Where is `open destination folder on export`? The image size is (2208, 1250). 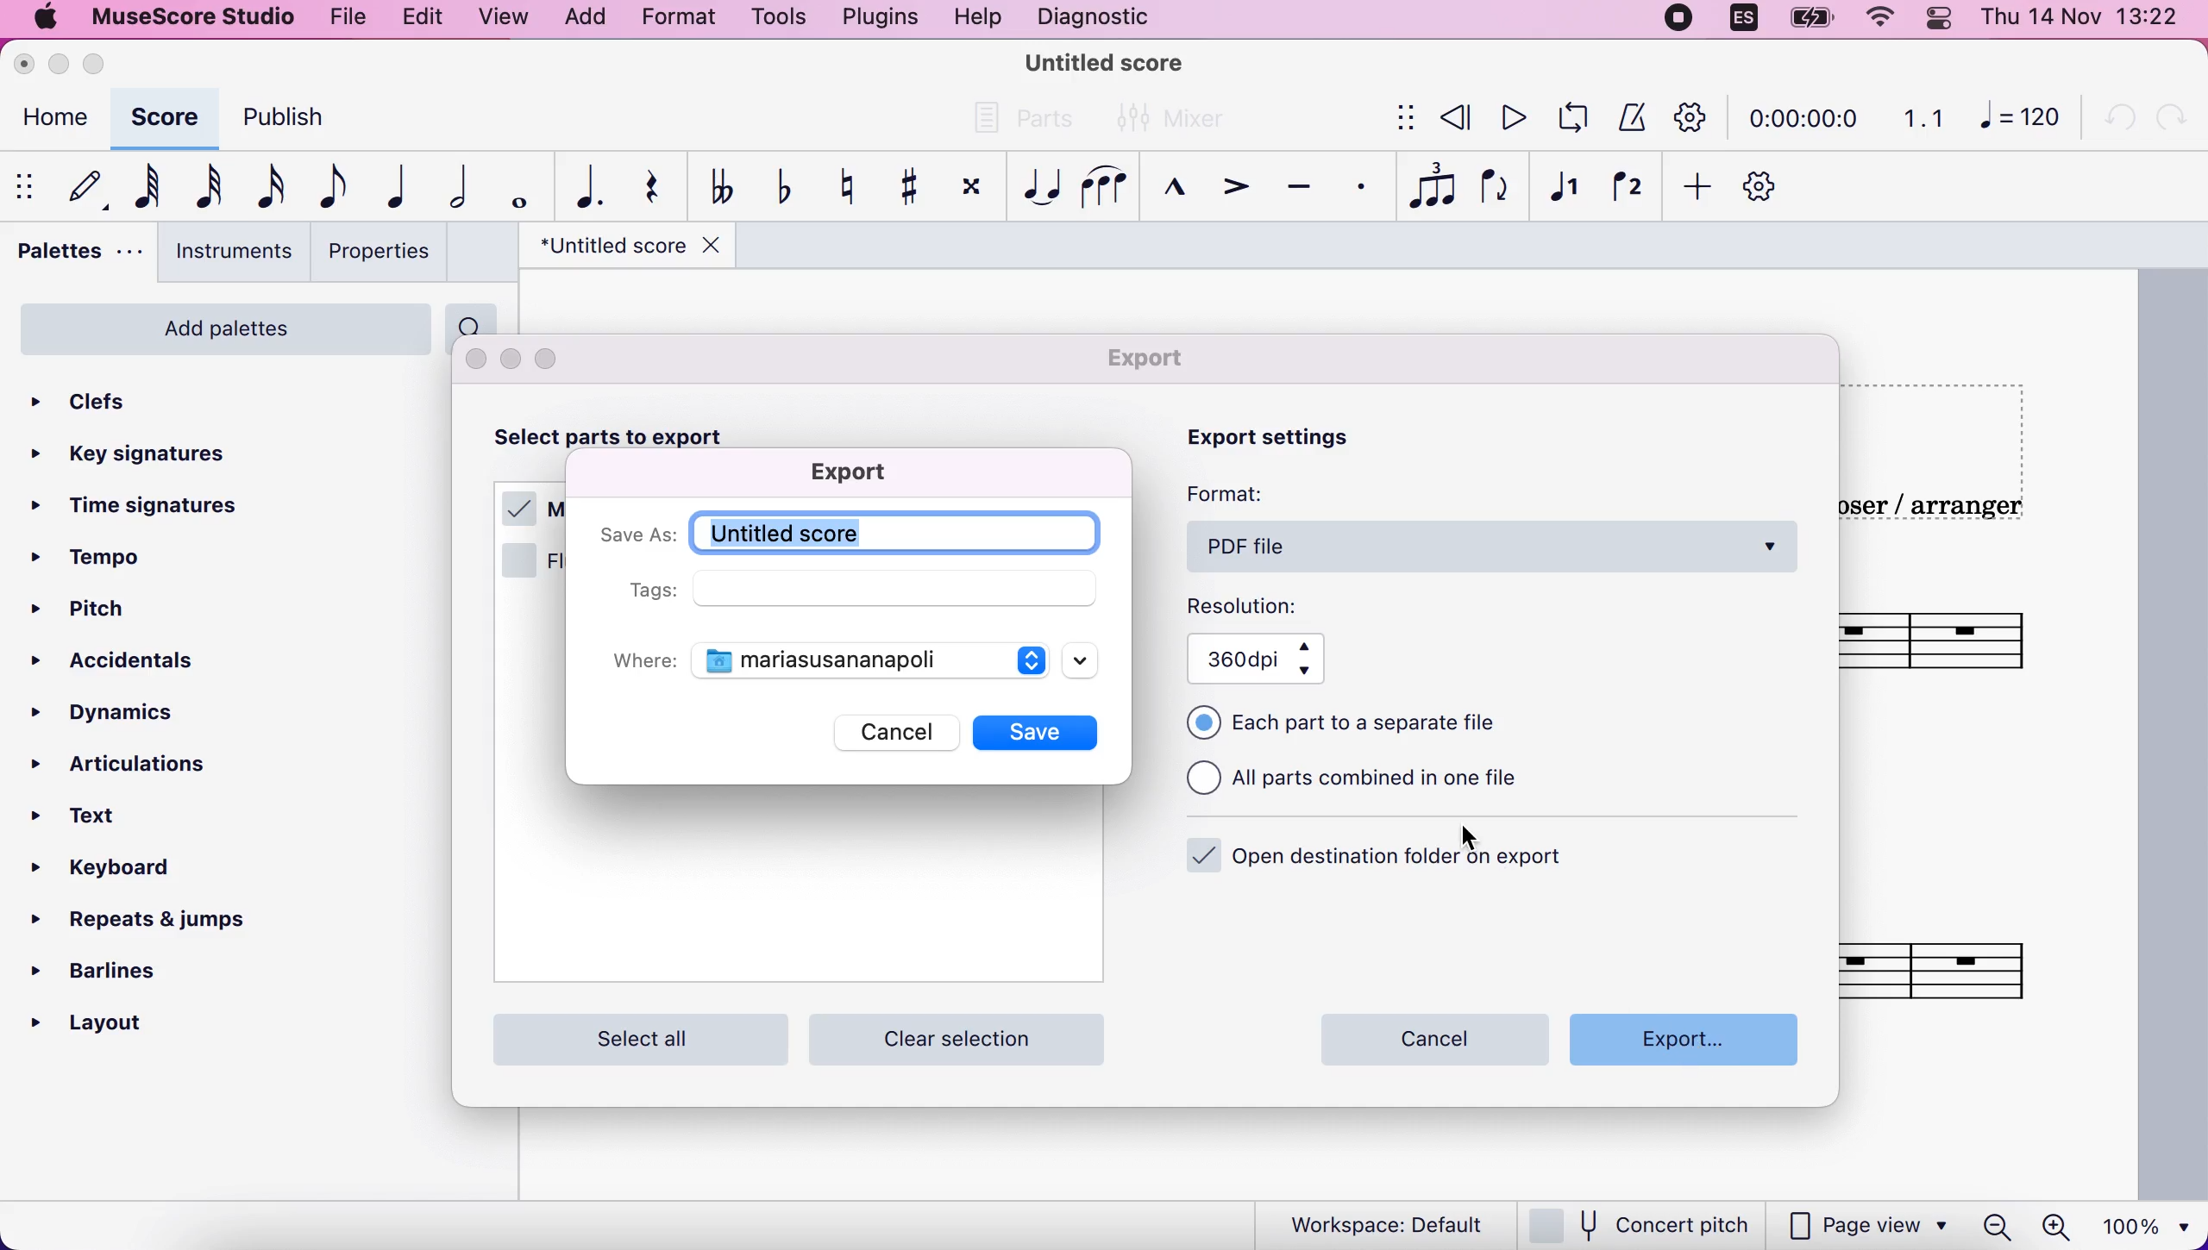 open destination folder on export is located at coordinates (1383, 861).